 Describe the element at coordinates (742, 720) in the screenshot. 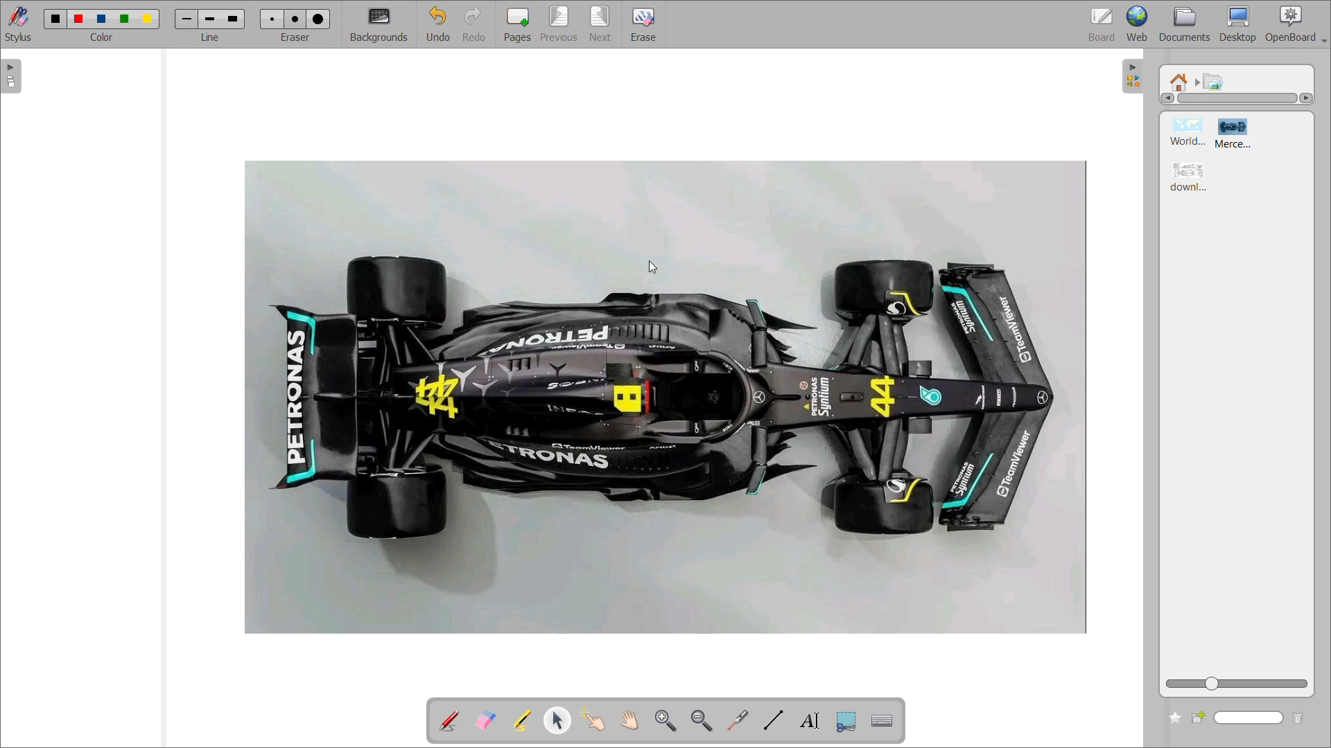

I see `virtual laser pointer` at that location.